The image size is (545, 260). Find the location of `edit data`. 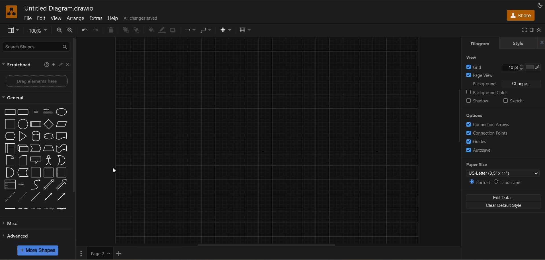

edit data is located at coordinates (505, 198).